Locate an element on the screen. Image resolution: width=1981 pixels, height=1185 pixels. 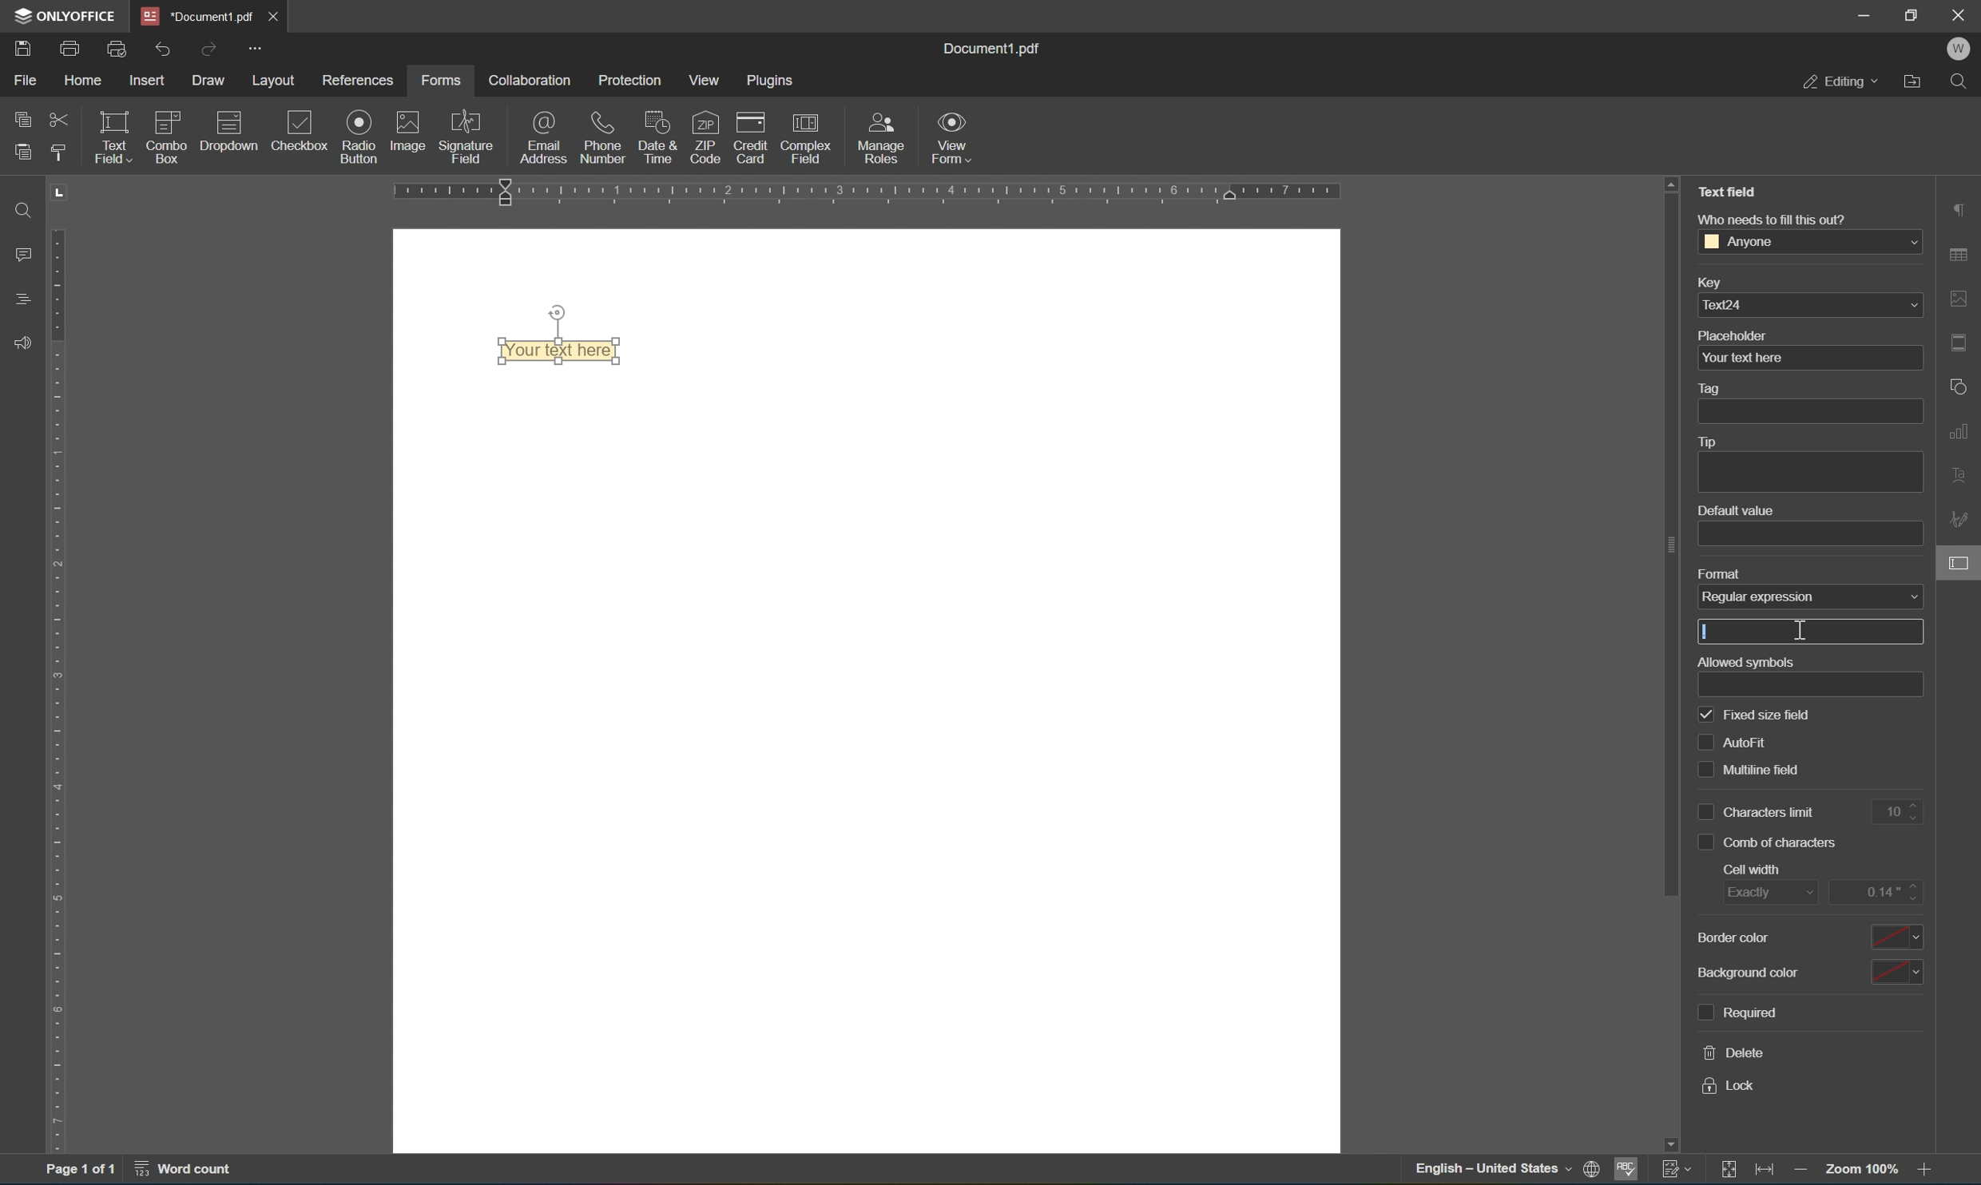
close is located at coordinates (1961, 13).